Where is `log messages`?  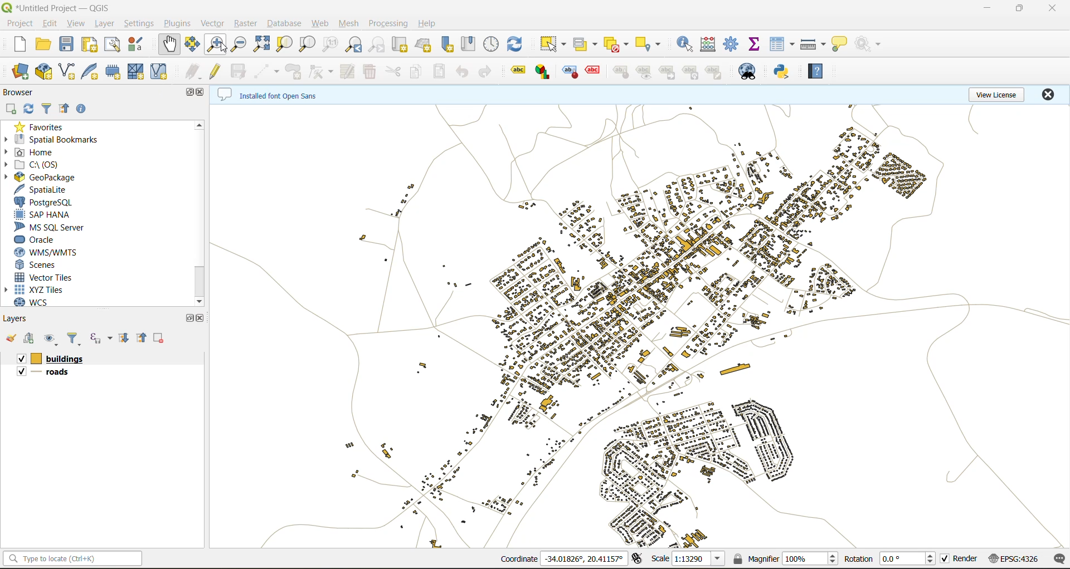 log messages is located at coordinates (1061, 559).